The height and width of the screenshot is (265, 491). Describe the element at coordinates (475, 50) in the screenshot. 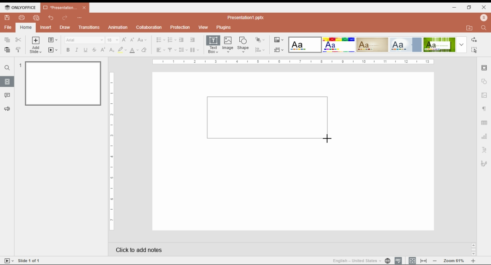

I see `find` at that location.